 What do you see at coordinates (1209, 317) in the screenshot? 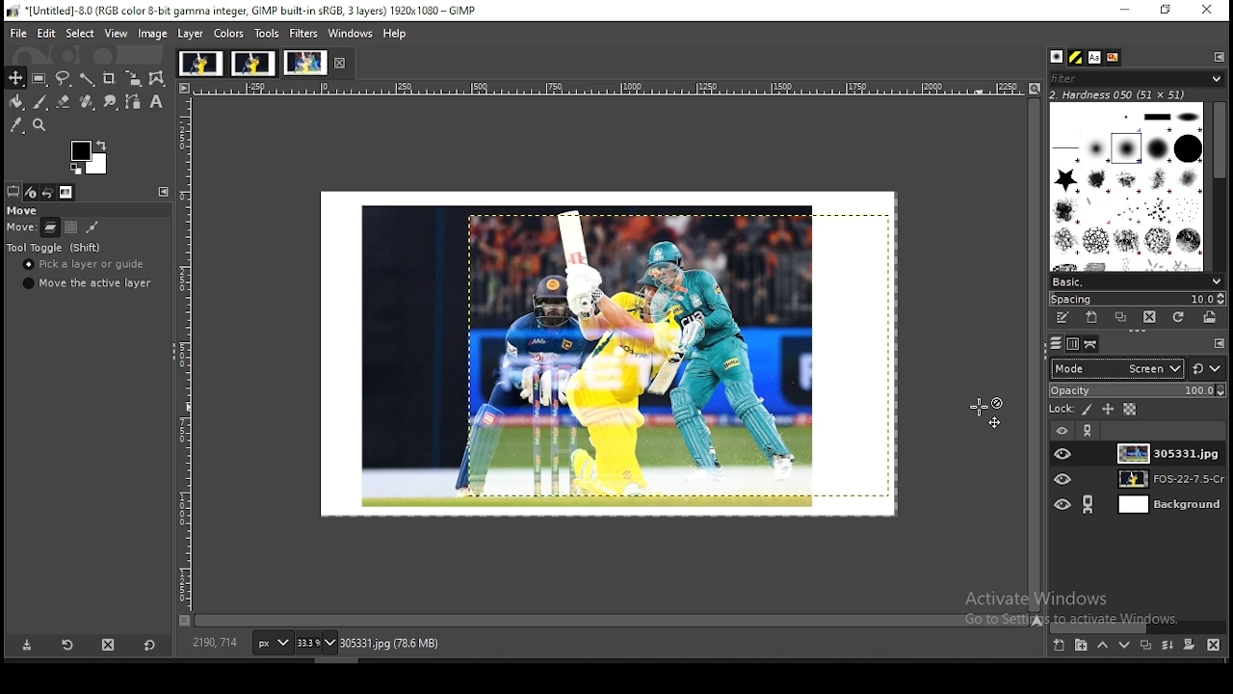
I see `open brush as image` at bounding box center [1209, 317].